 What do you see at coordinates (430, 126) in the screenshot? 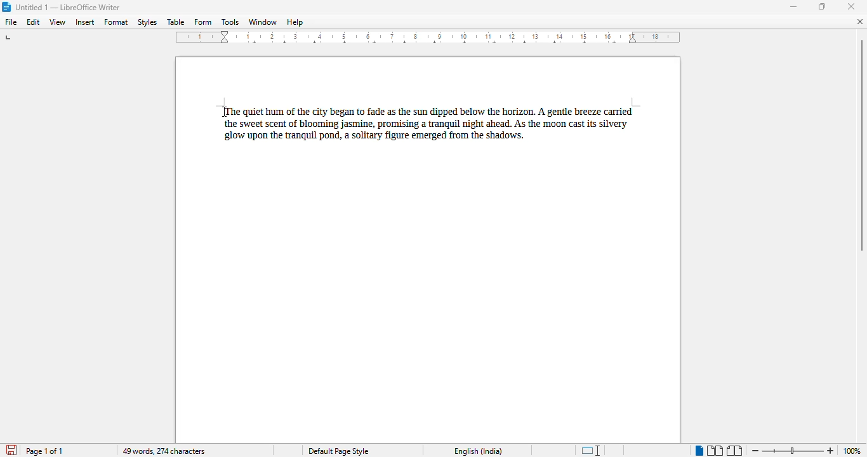
I see `paragraph` at bounding box center [430, 126].